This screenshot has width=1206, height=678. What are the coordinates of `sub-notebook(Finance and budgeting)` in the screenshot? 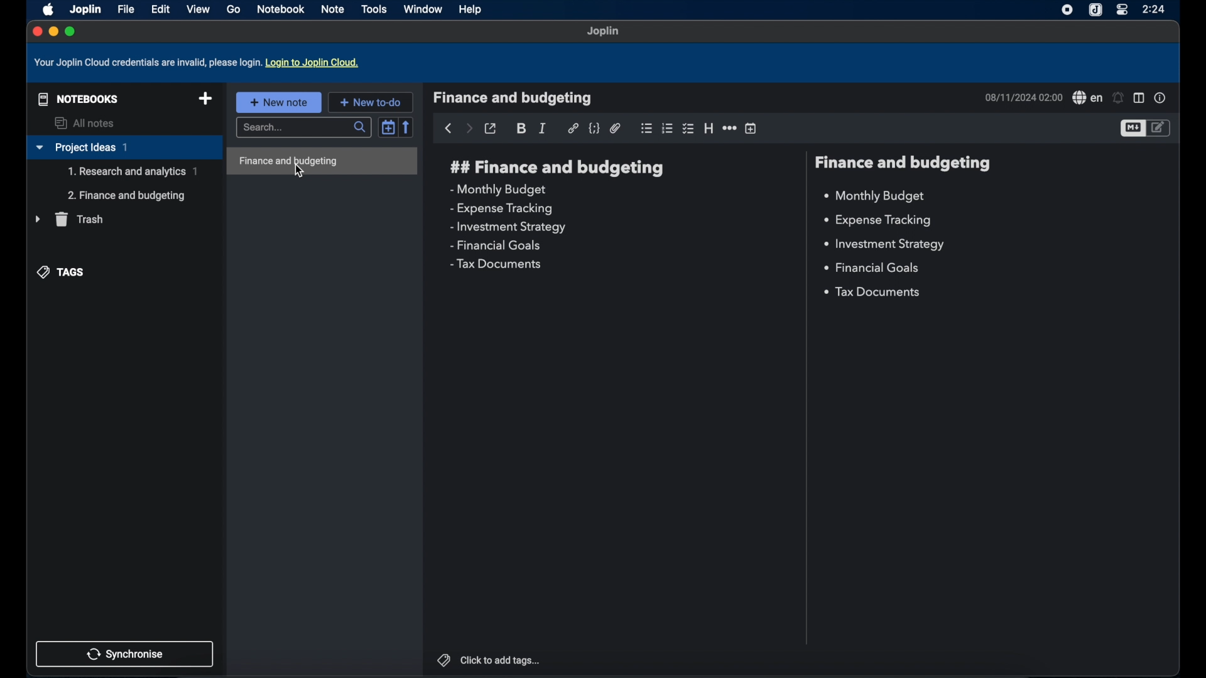 It's located at (129, 195).